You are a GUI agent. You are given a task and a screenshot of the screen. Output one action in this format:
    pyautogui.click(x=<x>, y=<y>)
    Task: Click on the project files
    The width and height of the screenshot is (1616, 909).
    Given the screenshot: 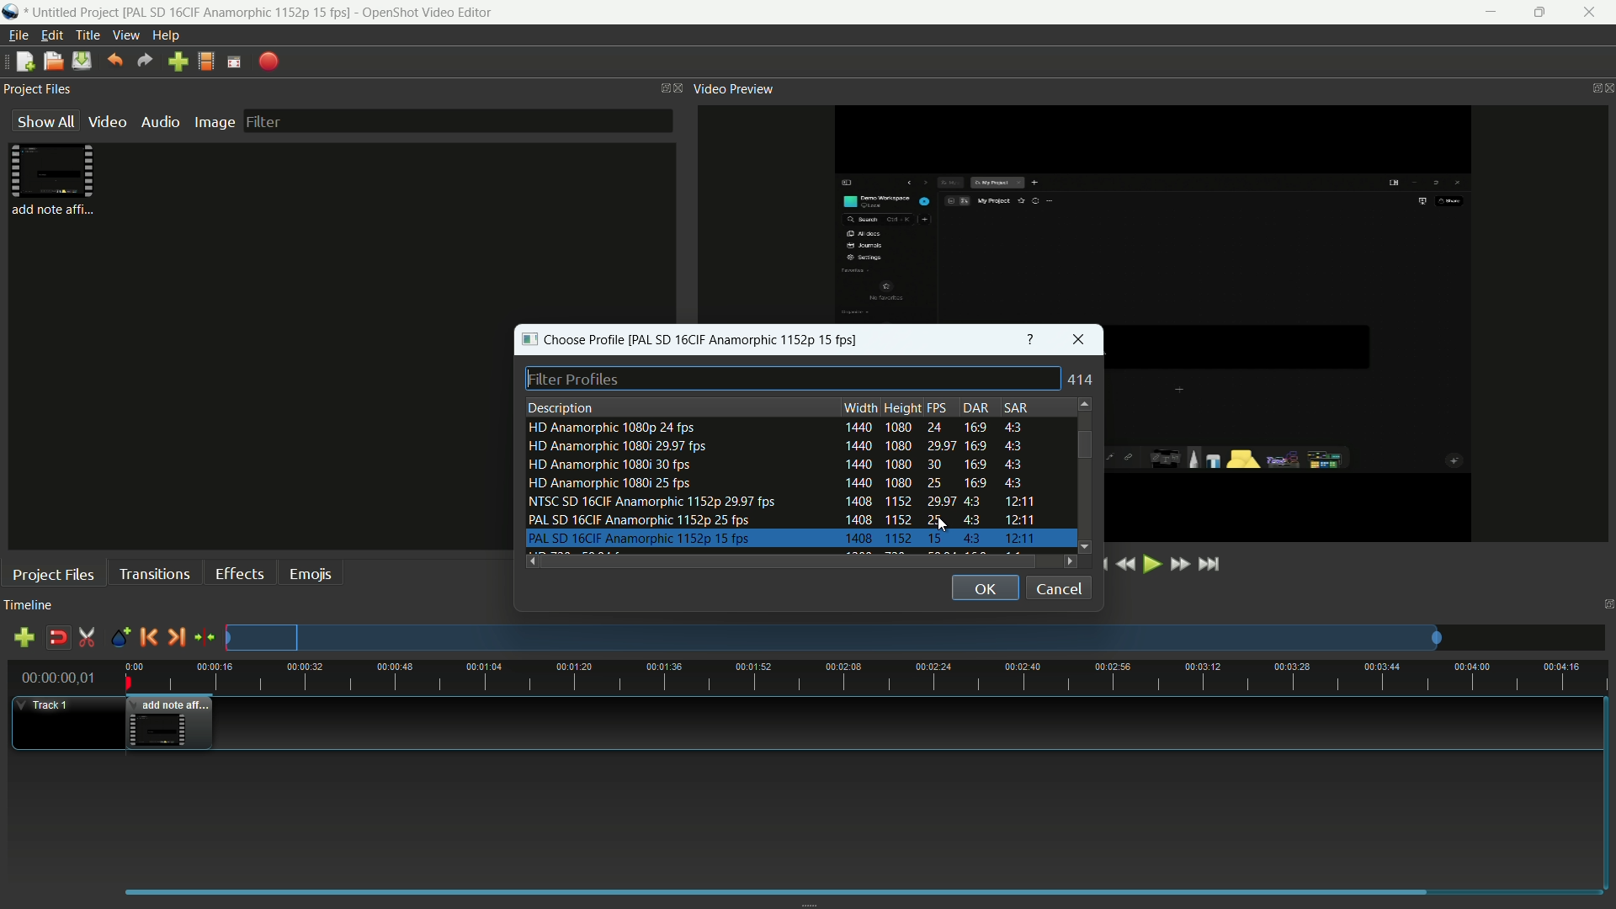 What is the action you would take?
    pyautogui.click(x=54, y=574)
    